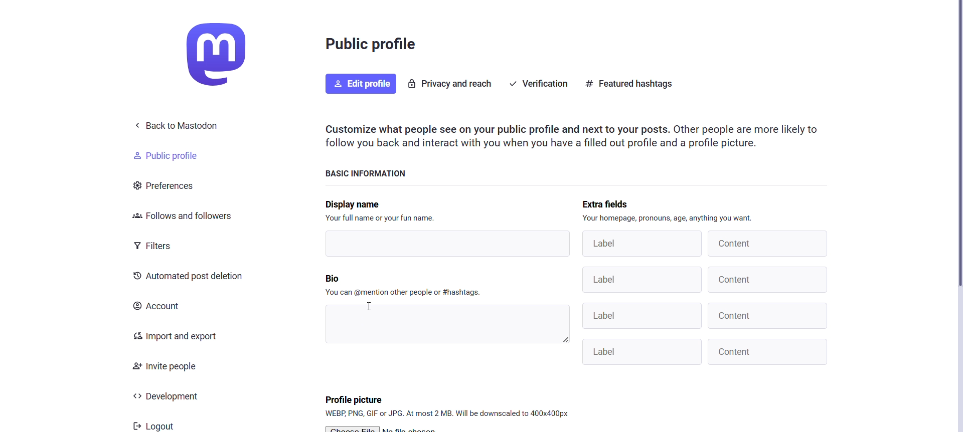 This screenshot has width=963, height=432. What do you see at coordinates (405, 292) in the screenshot?
I see `You can @mention other people or #hashtags.` at bounding box center [405, 292].